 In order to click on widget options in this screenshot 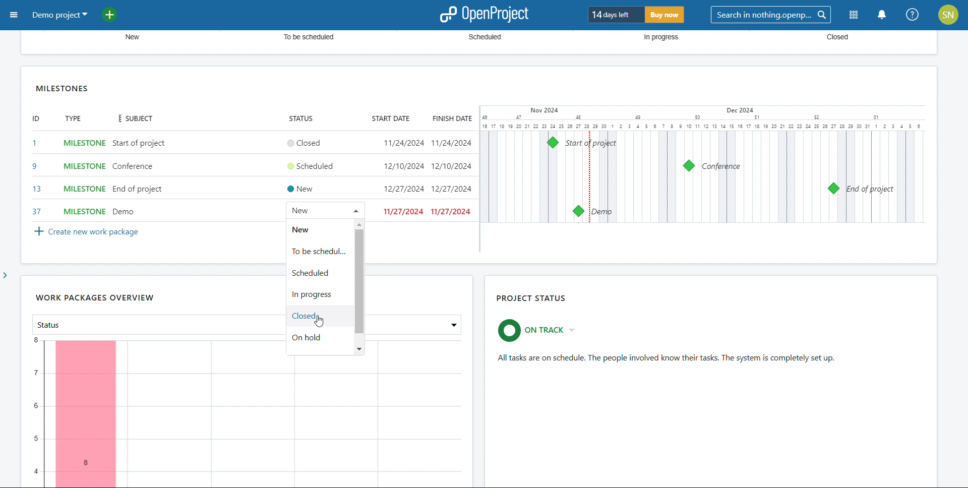, I will do `click(918, 87)`.